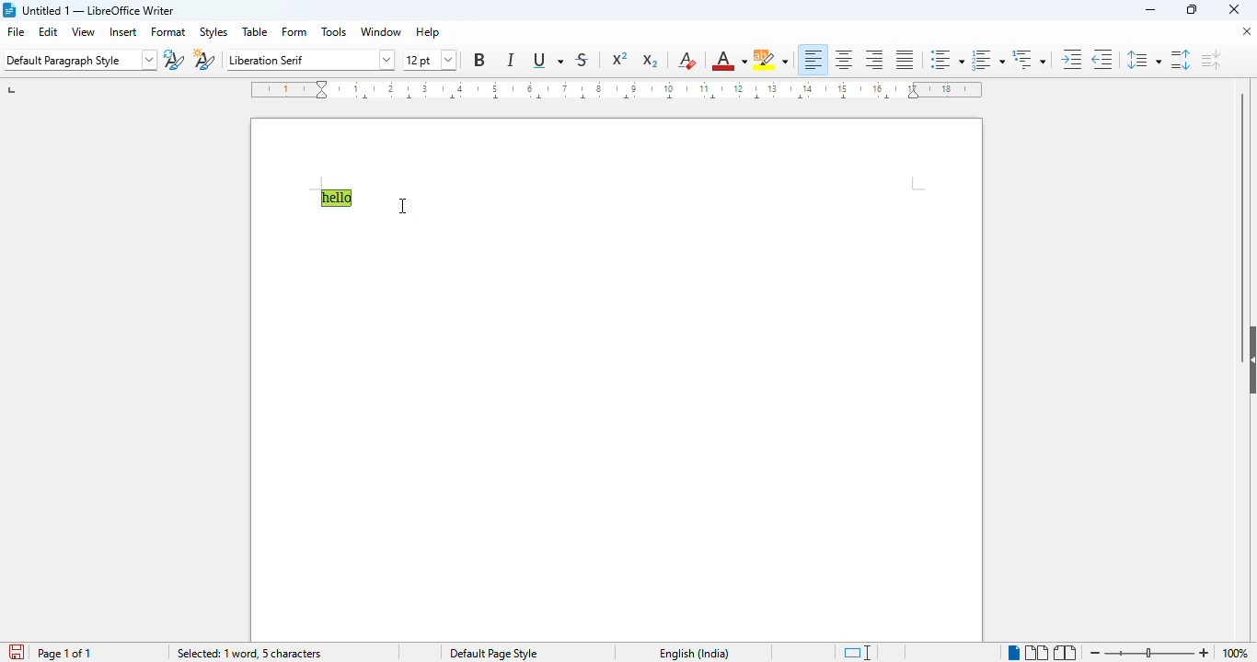 The width and height of the screenshot is (1257, 662). Describe the element at coordinates (616, 89) in the screenshot. I see `ruler` at that location.